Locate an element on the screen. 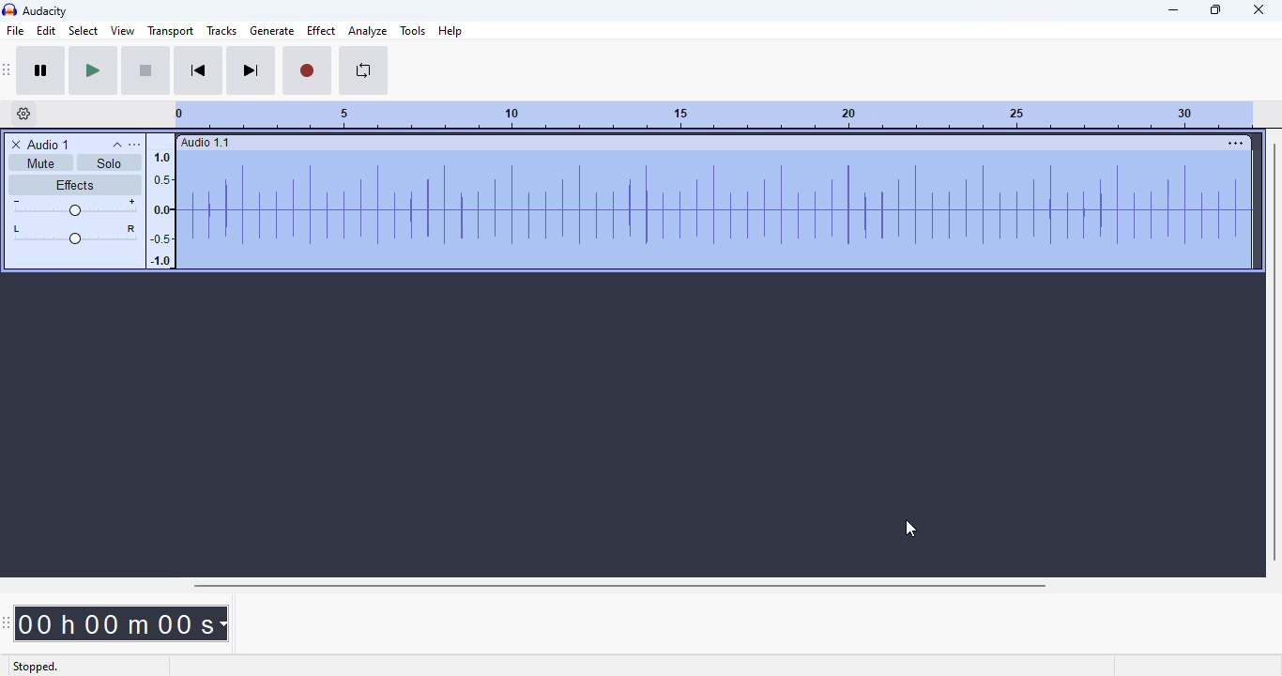 Image resolution: width=1282 pixels, height=676 pixels. play is located at coordinates (92, 71).